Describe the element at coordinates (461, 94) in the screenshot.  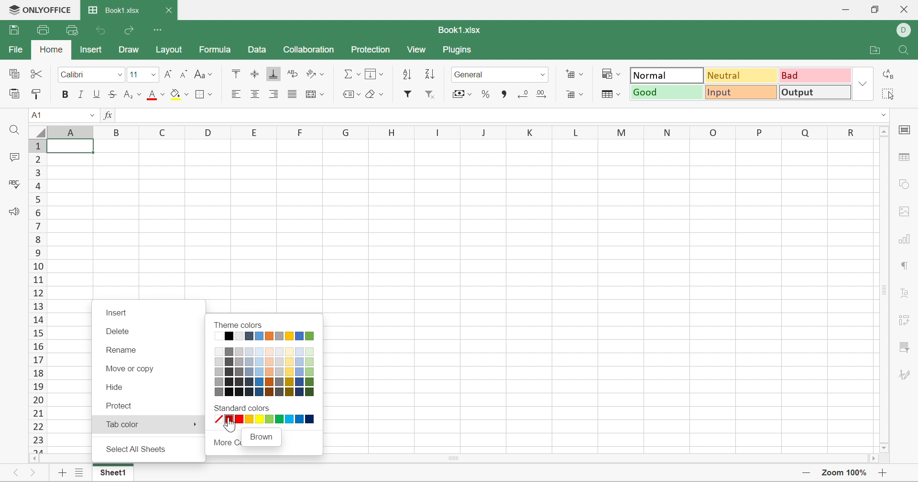
I see `Accounting style` at that location.